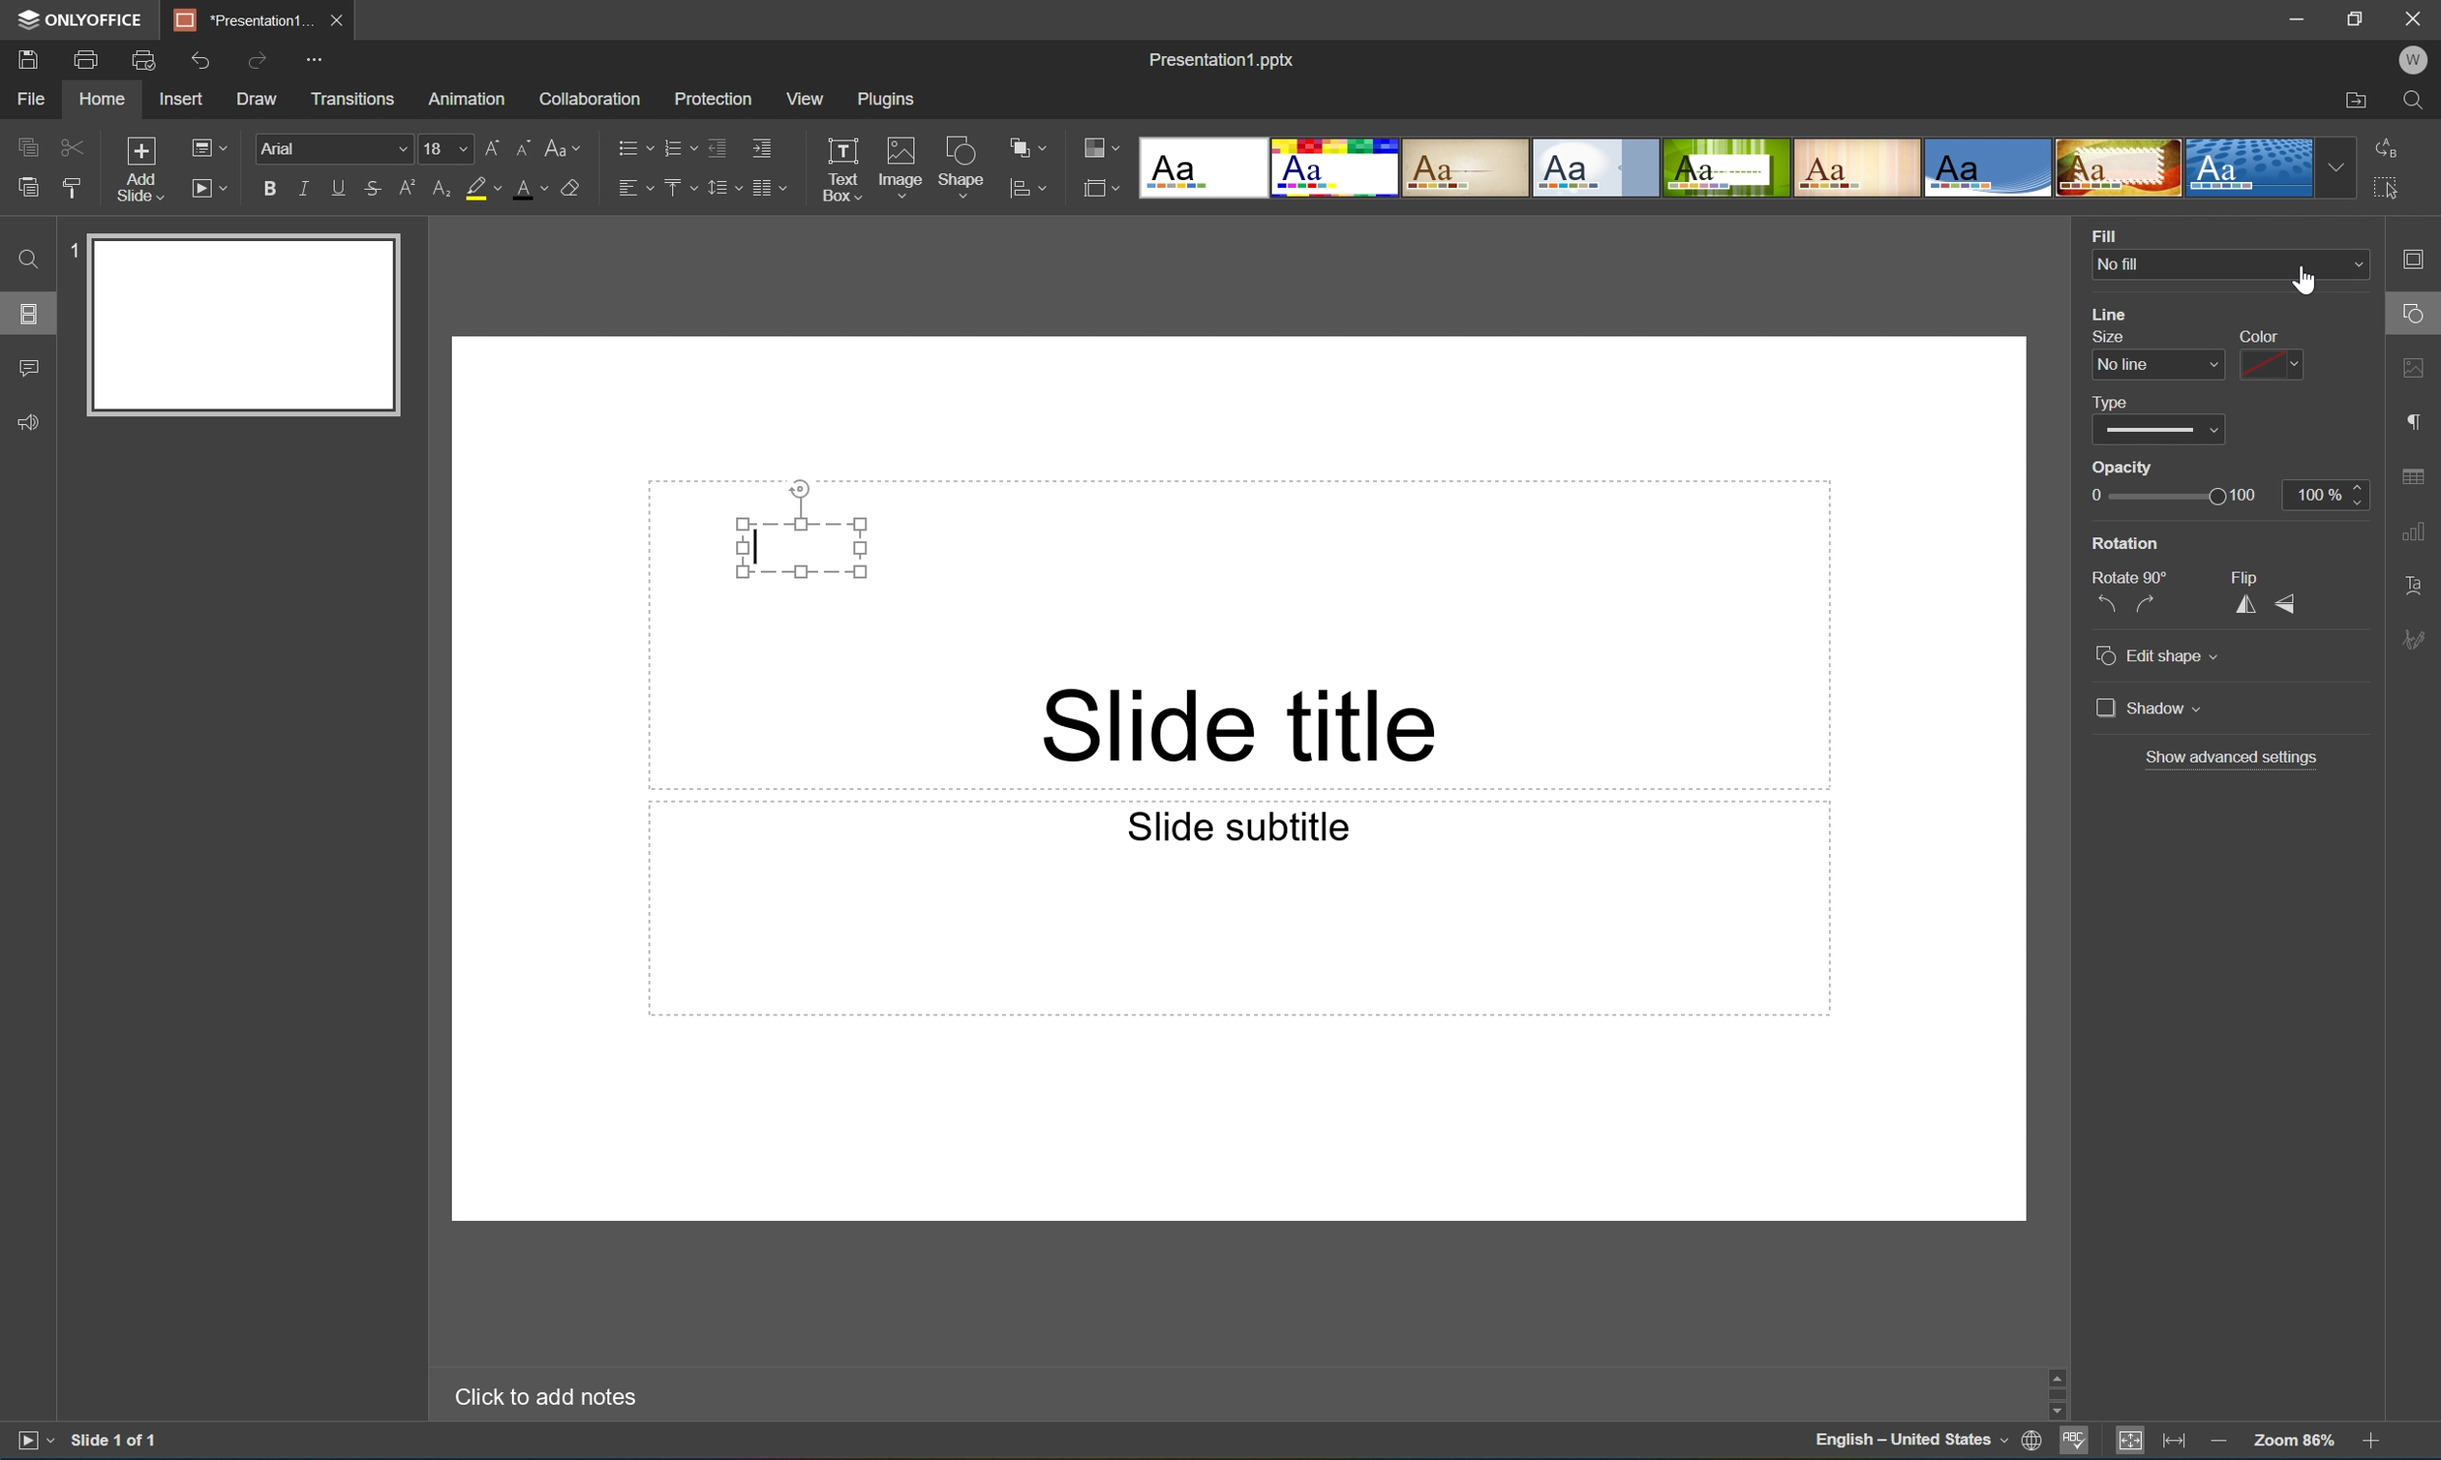 This screenshot has width=2441, height=1460. What do you see at coordinates (271, 185) in the screenshot?
I see `Bold` at bounding box center [271, 185].